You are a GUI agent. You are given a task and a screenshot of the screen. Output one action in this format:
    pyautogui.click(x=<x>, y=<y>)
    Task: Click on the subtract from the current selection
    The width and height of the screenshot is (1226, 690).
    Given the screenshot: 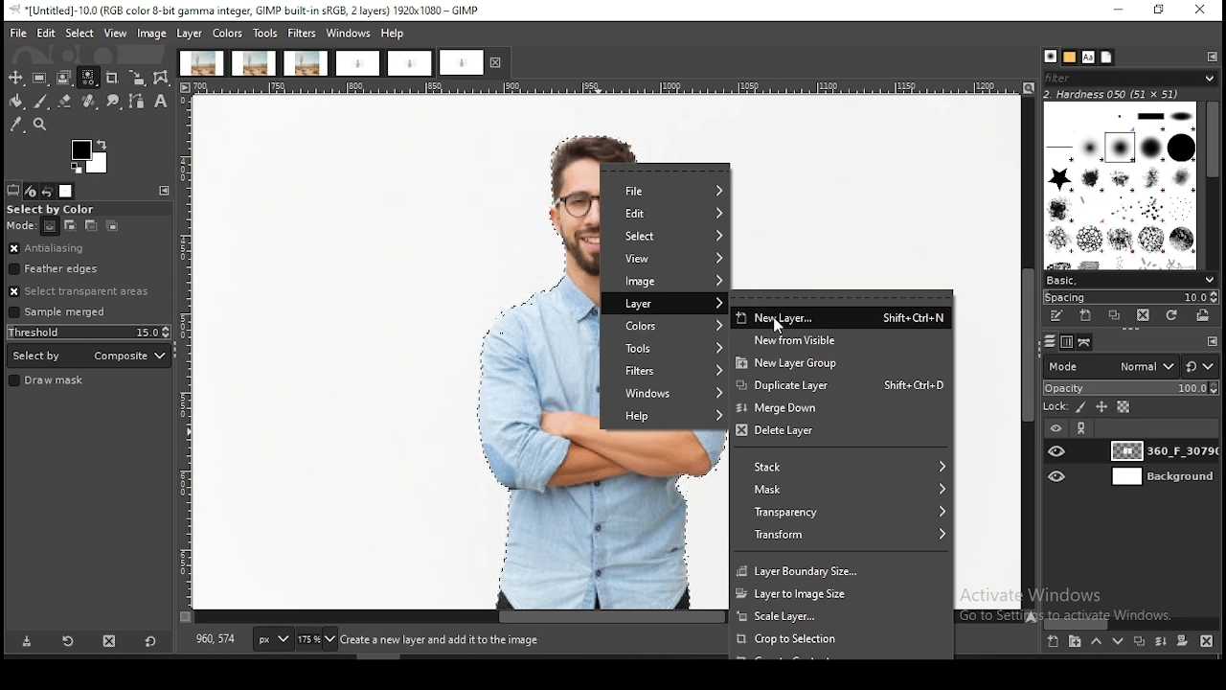 What is the action you would take?
    pyautogui.click(x=90, y=226)
    